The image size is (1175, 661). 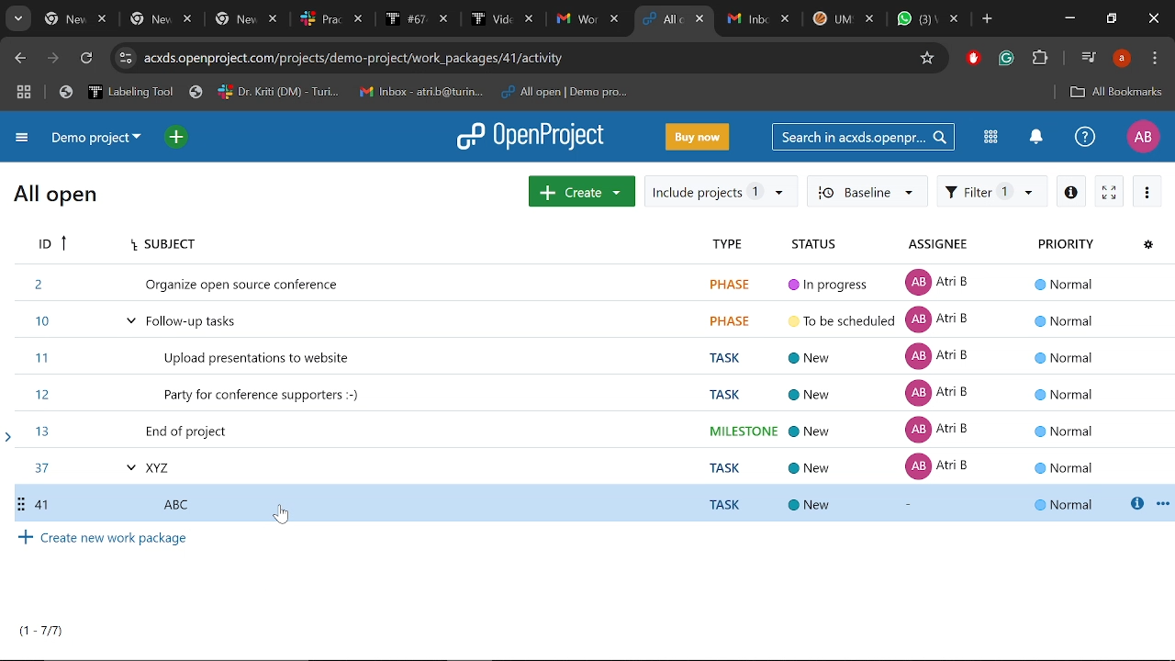 I want to click on Others tabs, so click(x=333, y=19).